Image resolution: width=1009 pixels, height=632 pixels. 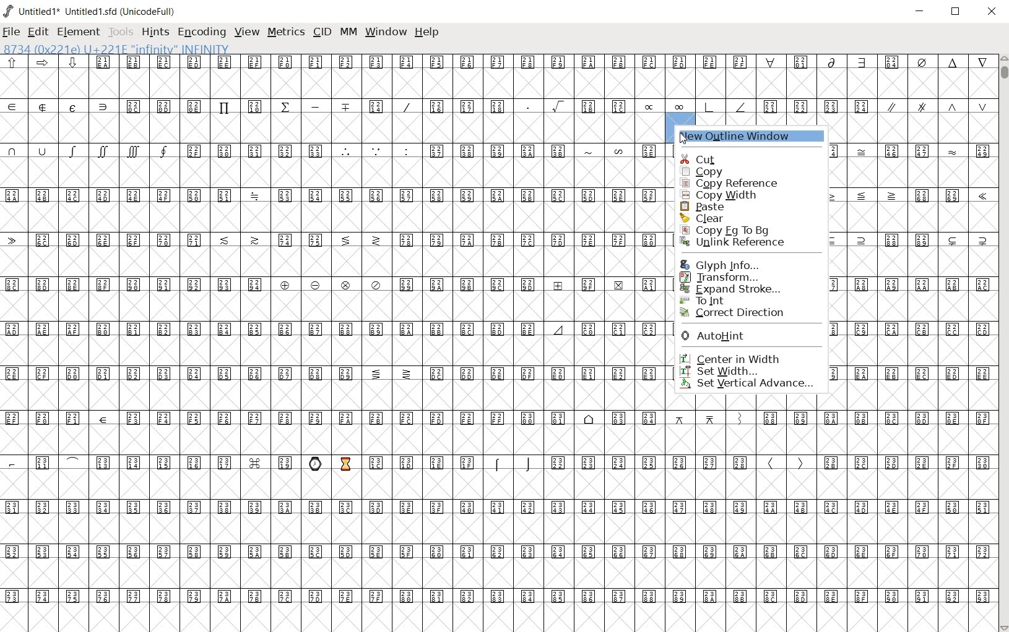 What do you see at coordinates (539, 62) in the screenshot?
I see `Unicode code points` at bounding box center [539, 62].